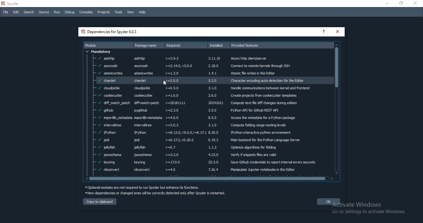 This screenshot has height=223, width=423. What do you see at coordinates (323, 31) in the screenshot?
I see `help` at bounding box center [323, 31].